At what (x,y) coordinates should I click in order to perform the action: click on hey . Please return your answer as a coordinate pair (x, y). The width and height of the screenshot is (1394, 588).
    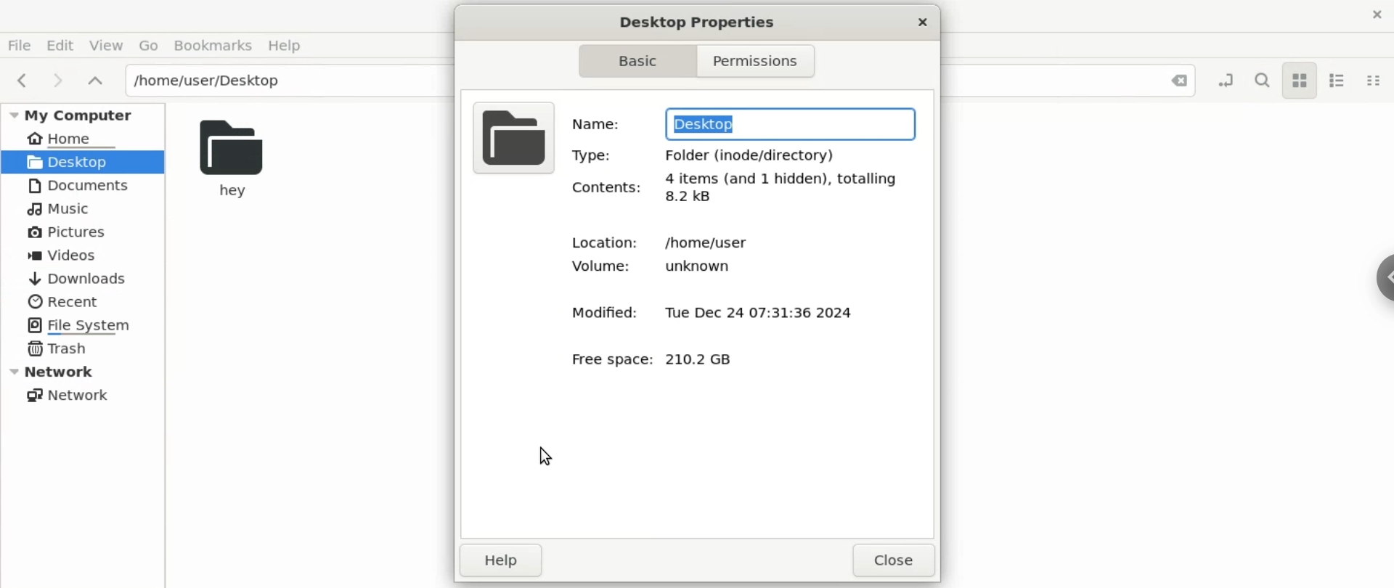
    Looking at the image, I should click on (232, 160).